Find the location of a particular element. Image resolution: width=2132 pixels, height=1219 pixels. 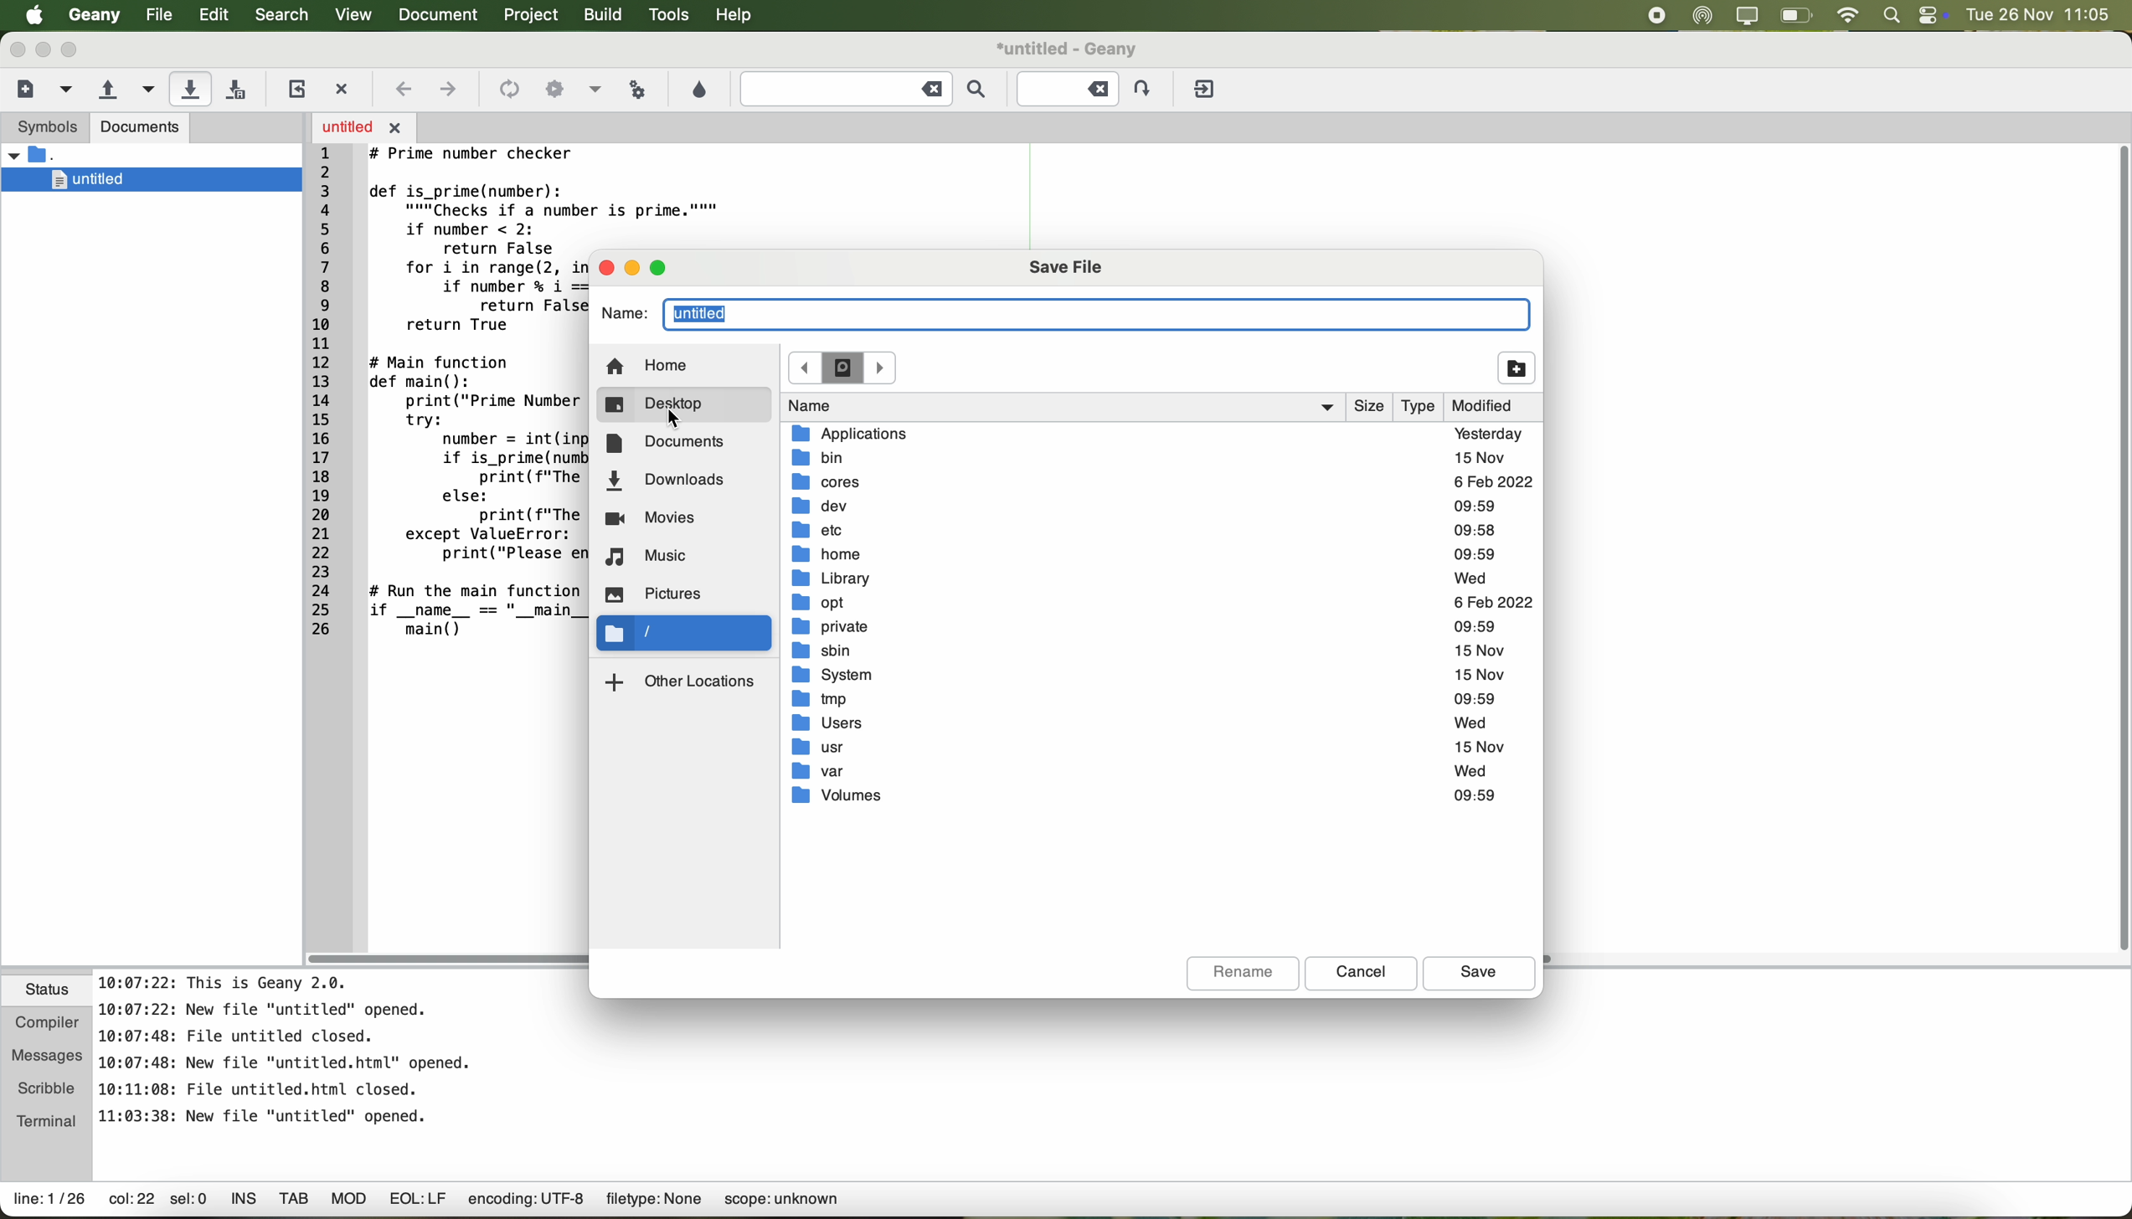

downloads is located at coordinates (665, 481).